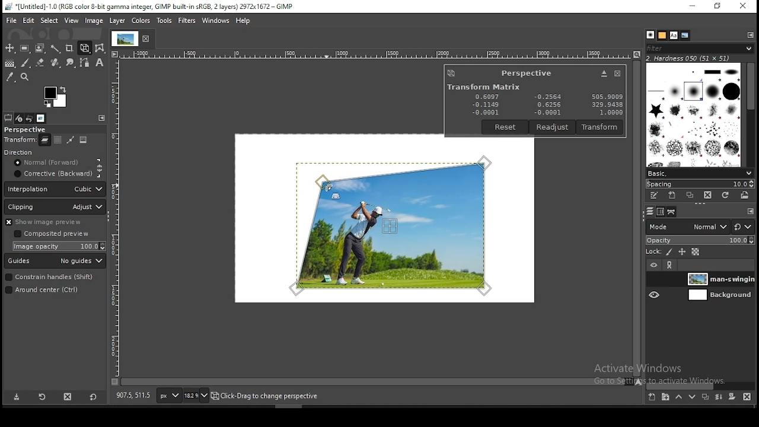  Describe the element at coordinates (20, 119) in the screenshot. I see `device status` at that location.